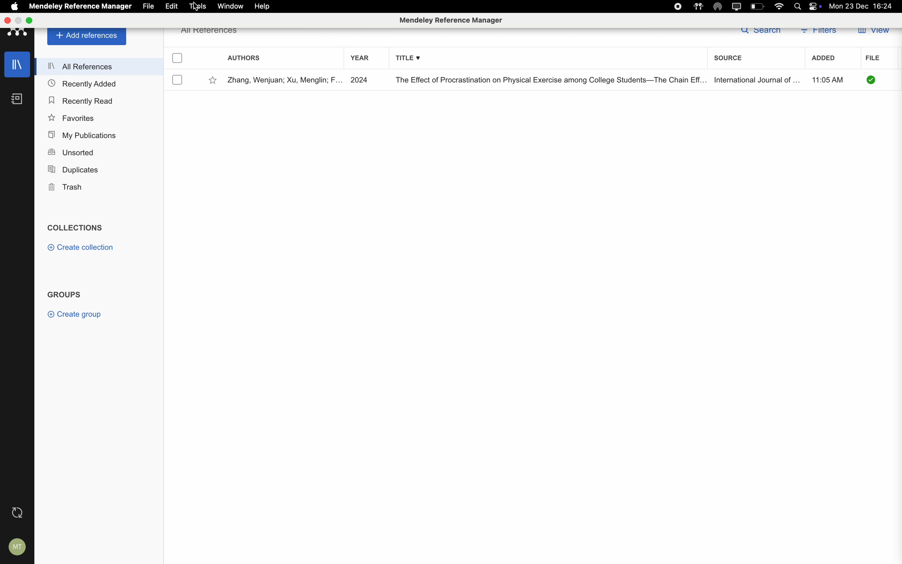  I want to click on title, so click(548, 80).